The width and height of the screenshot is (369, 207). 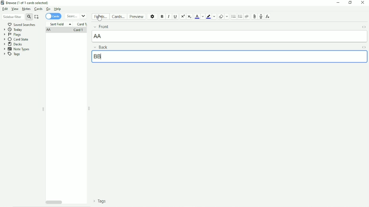 I want to click on Help, so click(x=57, y=9).